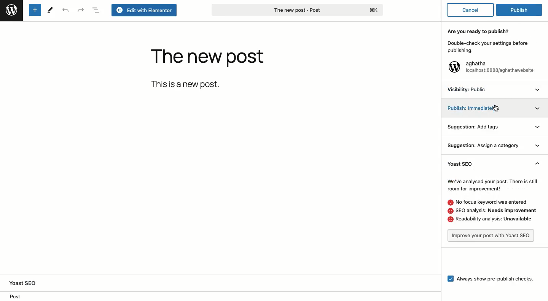  What do you see at coordinates (65, 10) in the screenshot?
I see `Undo` at bounding box center [65, 10].